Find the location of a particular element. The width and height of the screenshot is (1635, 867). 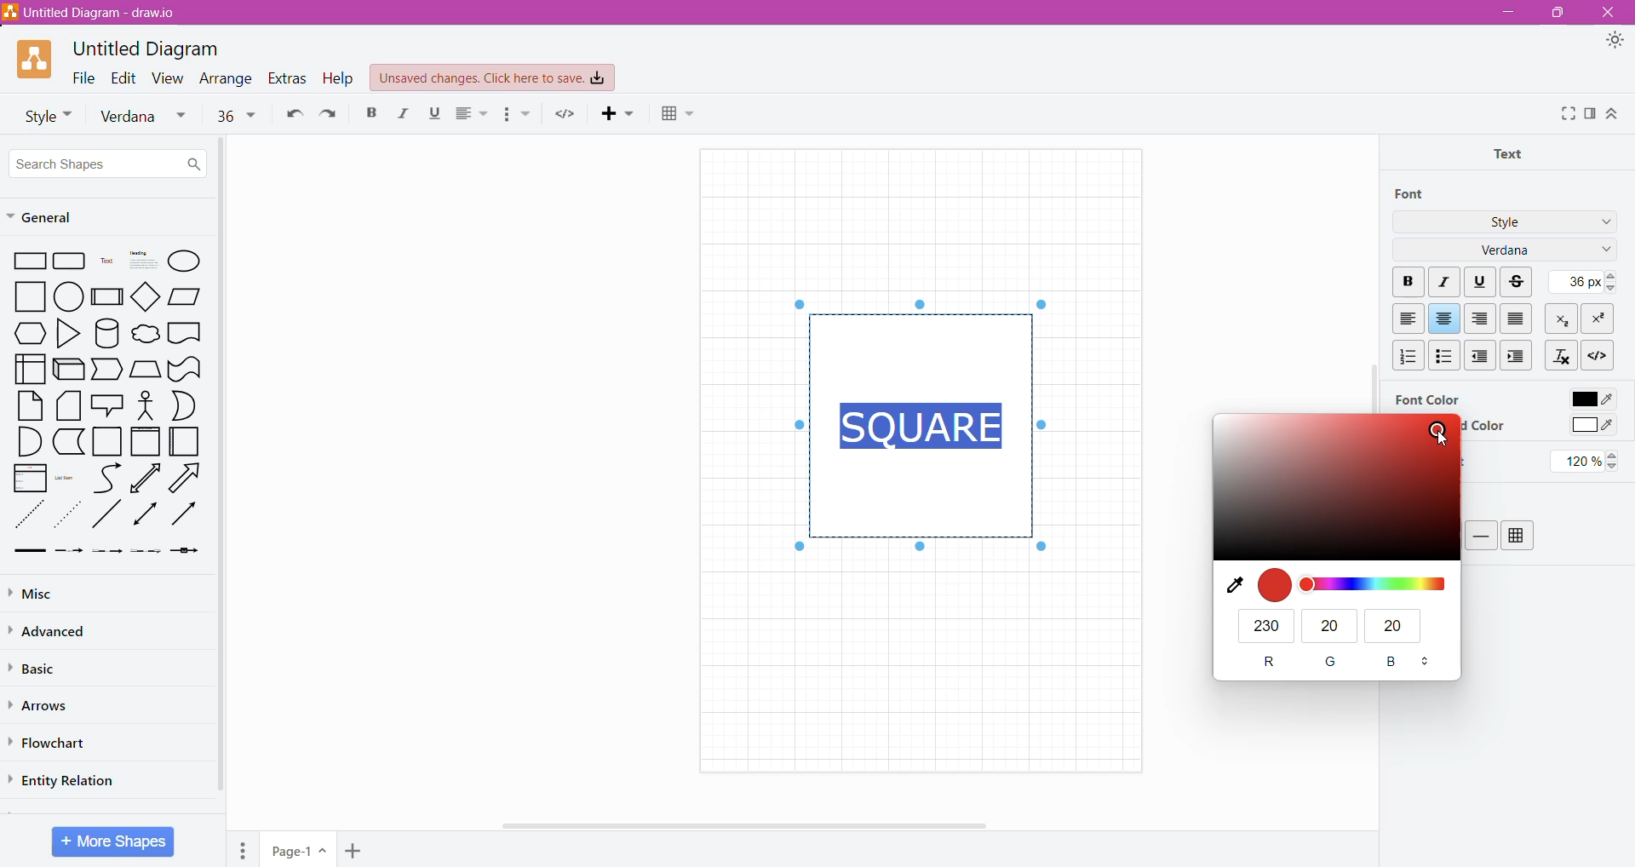

3D Rectangle is located at coordinates (68, 368).